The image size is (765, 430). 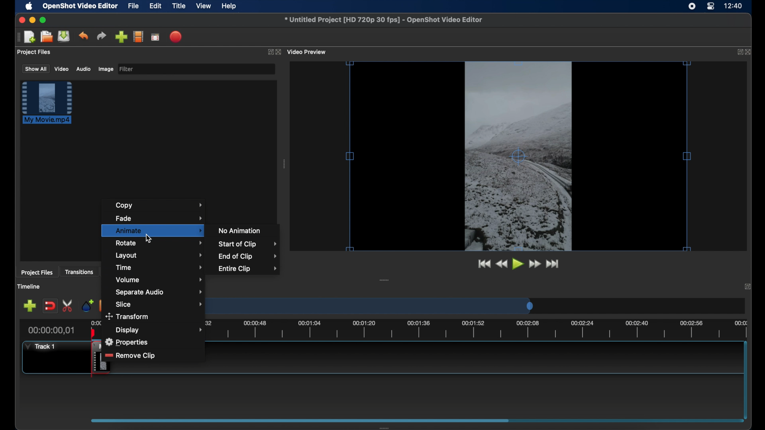 I want to click on transitions, so click(x=80, y=272).